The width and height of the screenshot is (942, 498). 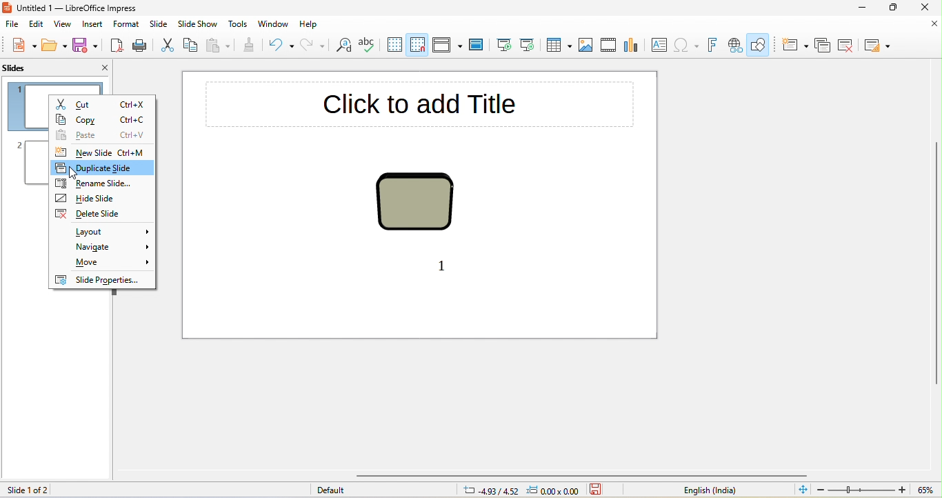 What do you see at coordinates (13, 25) in the screenshot?
I see `file` at bounding box center [13, 25].